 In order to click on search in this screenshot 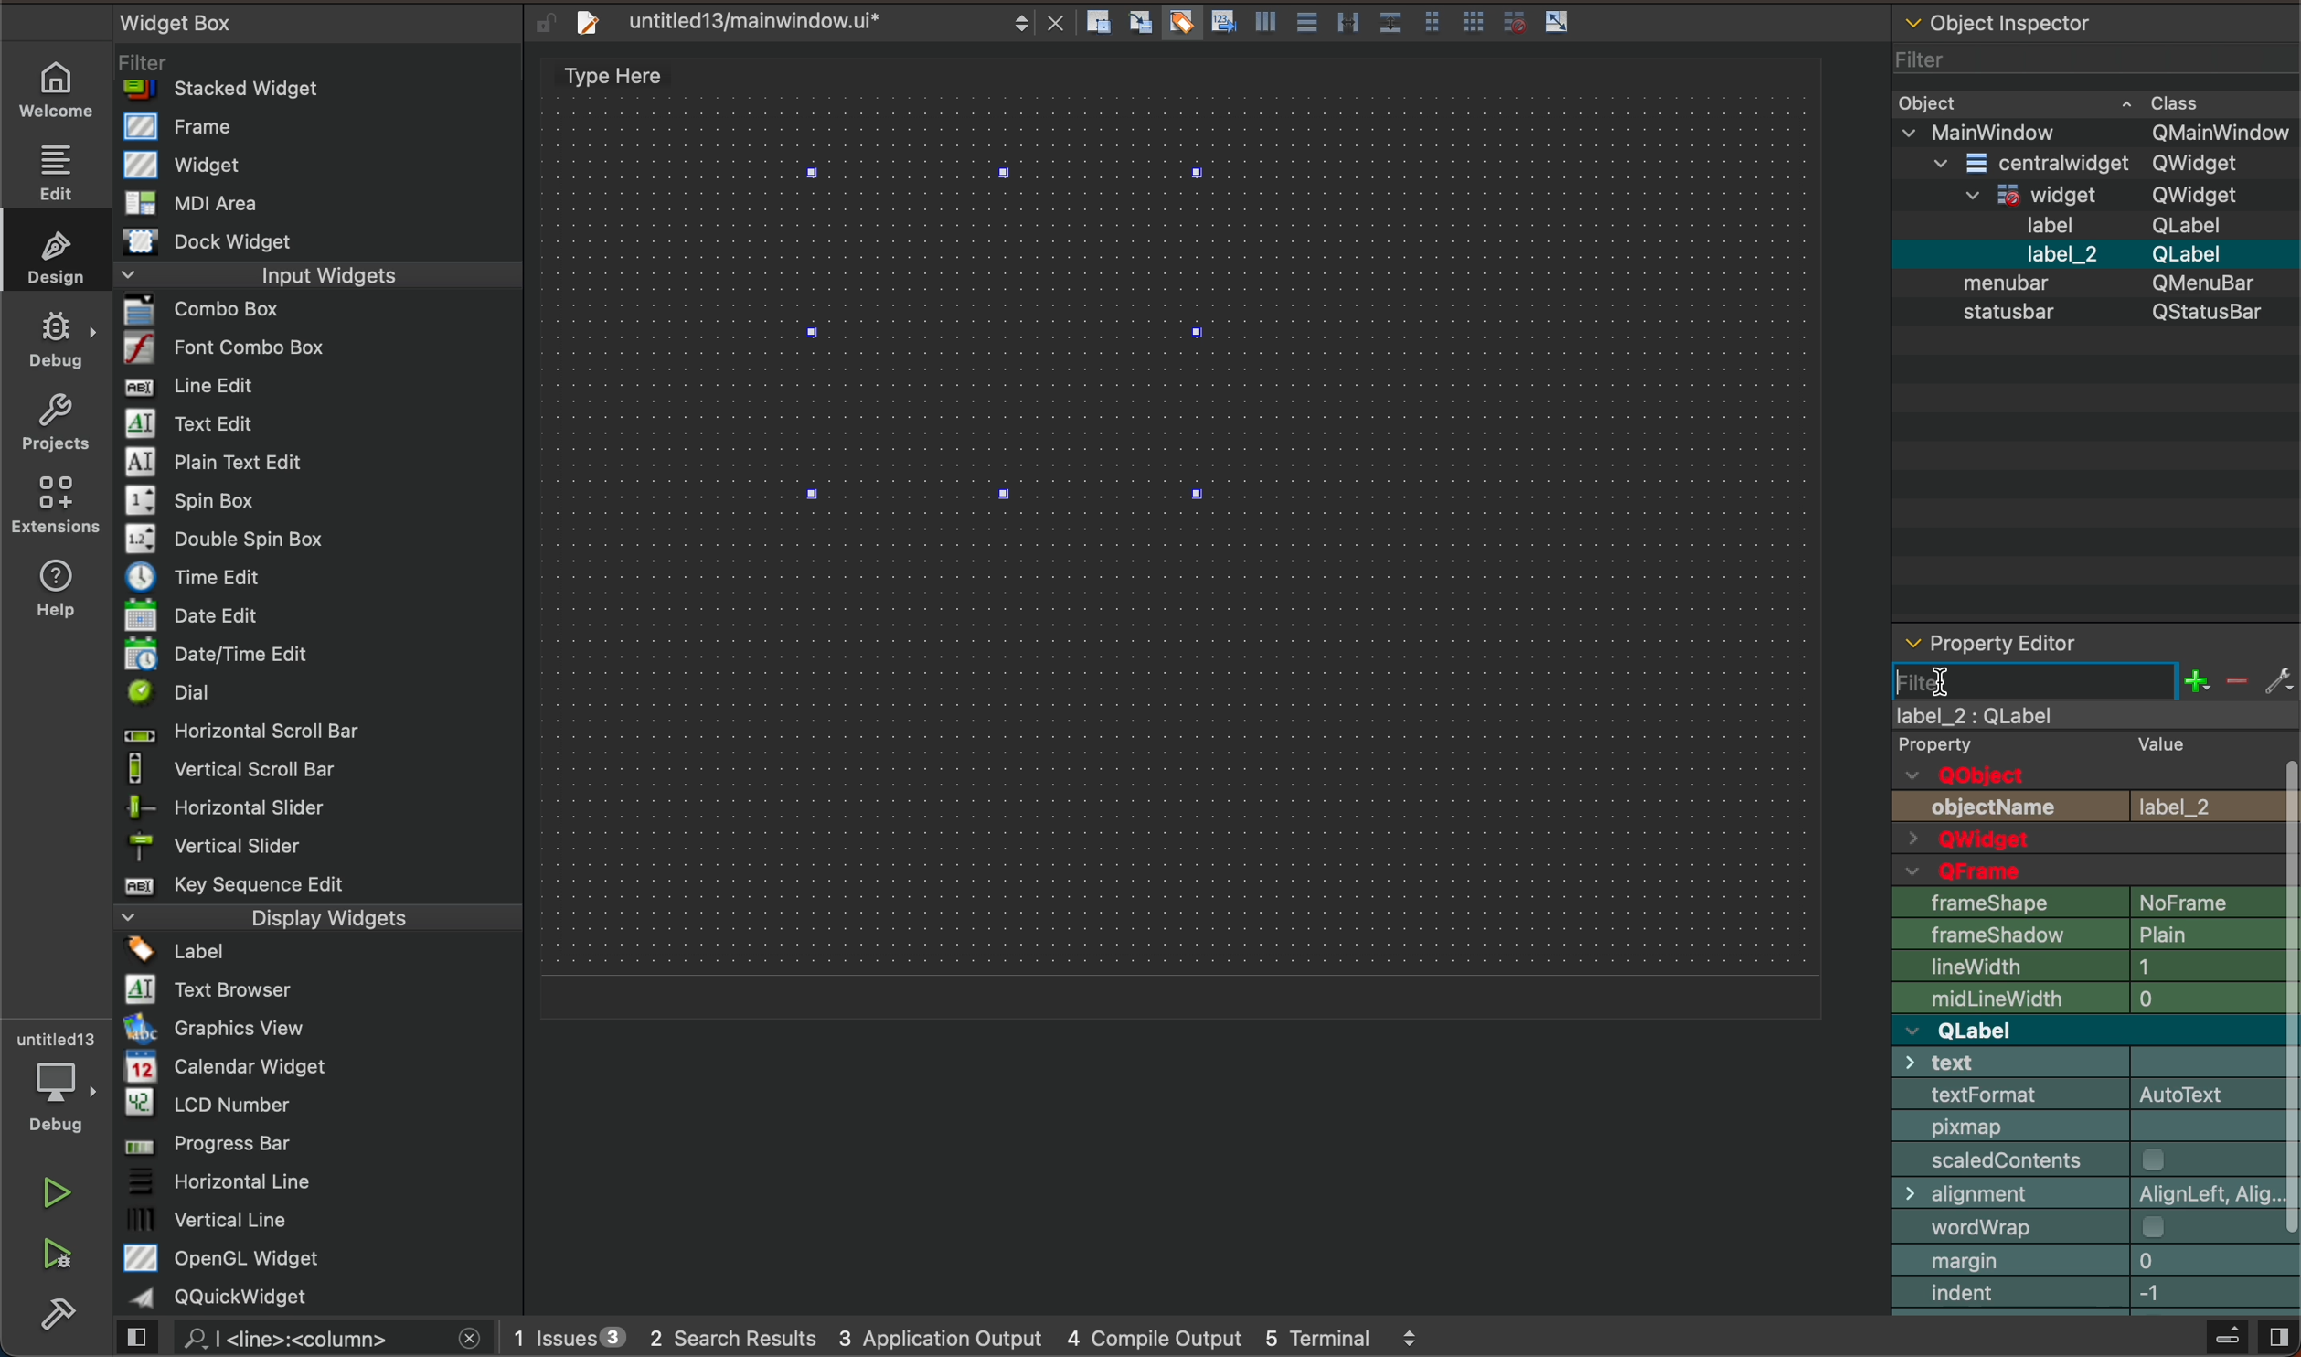, I will do `click(311, 1339)`.